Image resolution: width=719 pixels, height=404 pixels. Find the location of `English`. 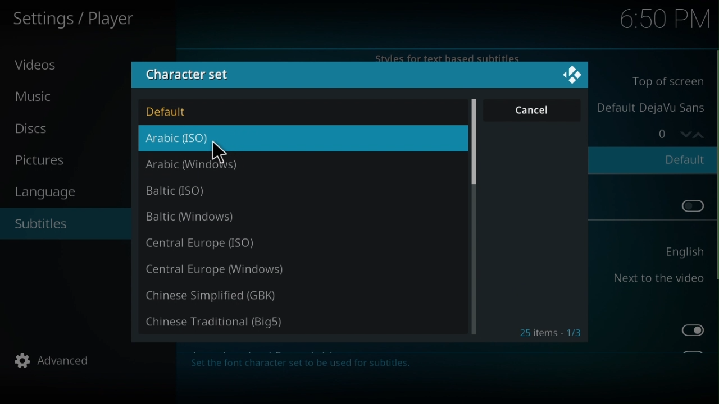

English is located at coordinates (679, 252).